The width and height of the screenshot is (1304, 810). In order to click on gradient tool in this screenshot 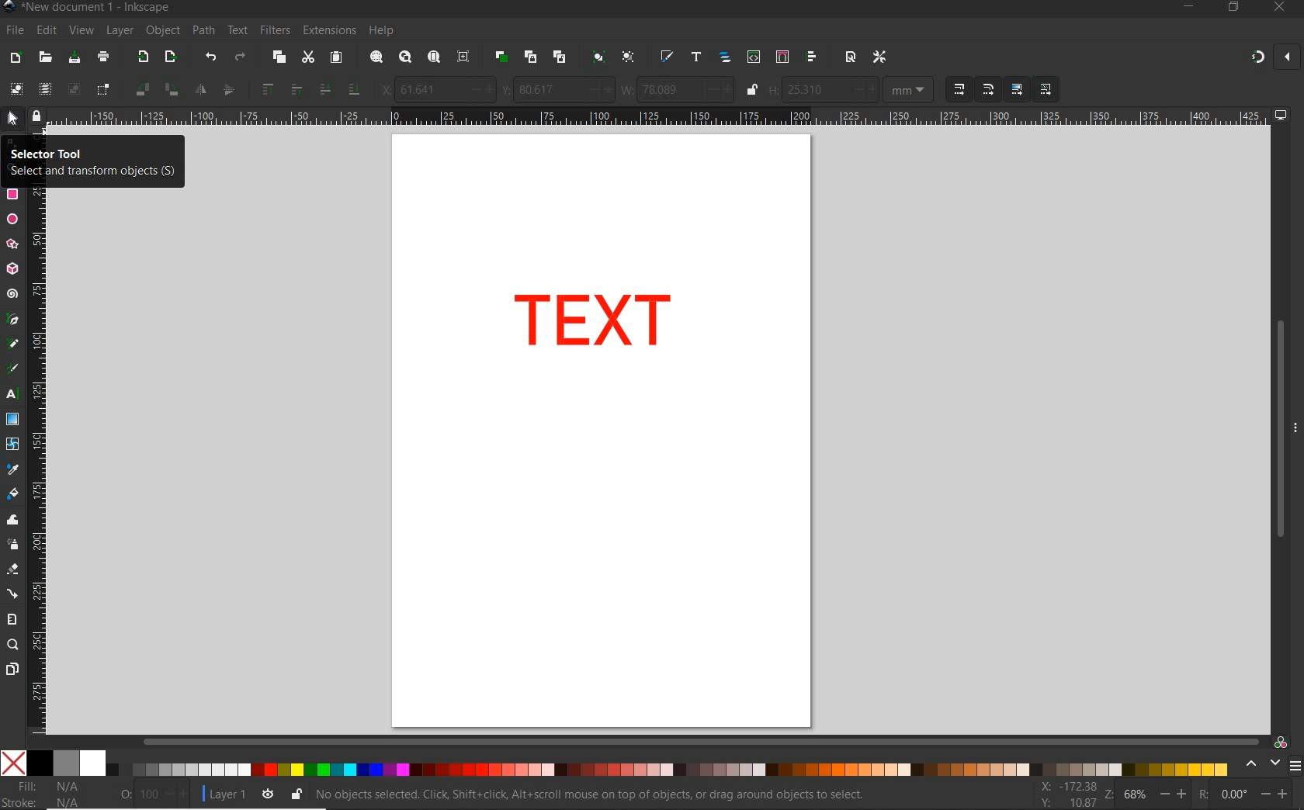, I will do `click(12, 420)`.